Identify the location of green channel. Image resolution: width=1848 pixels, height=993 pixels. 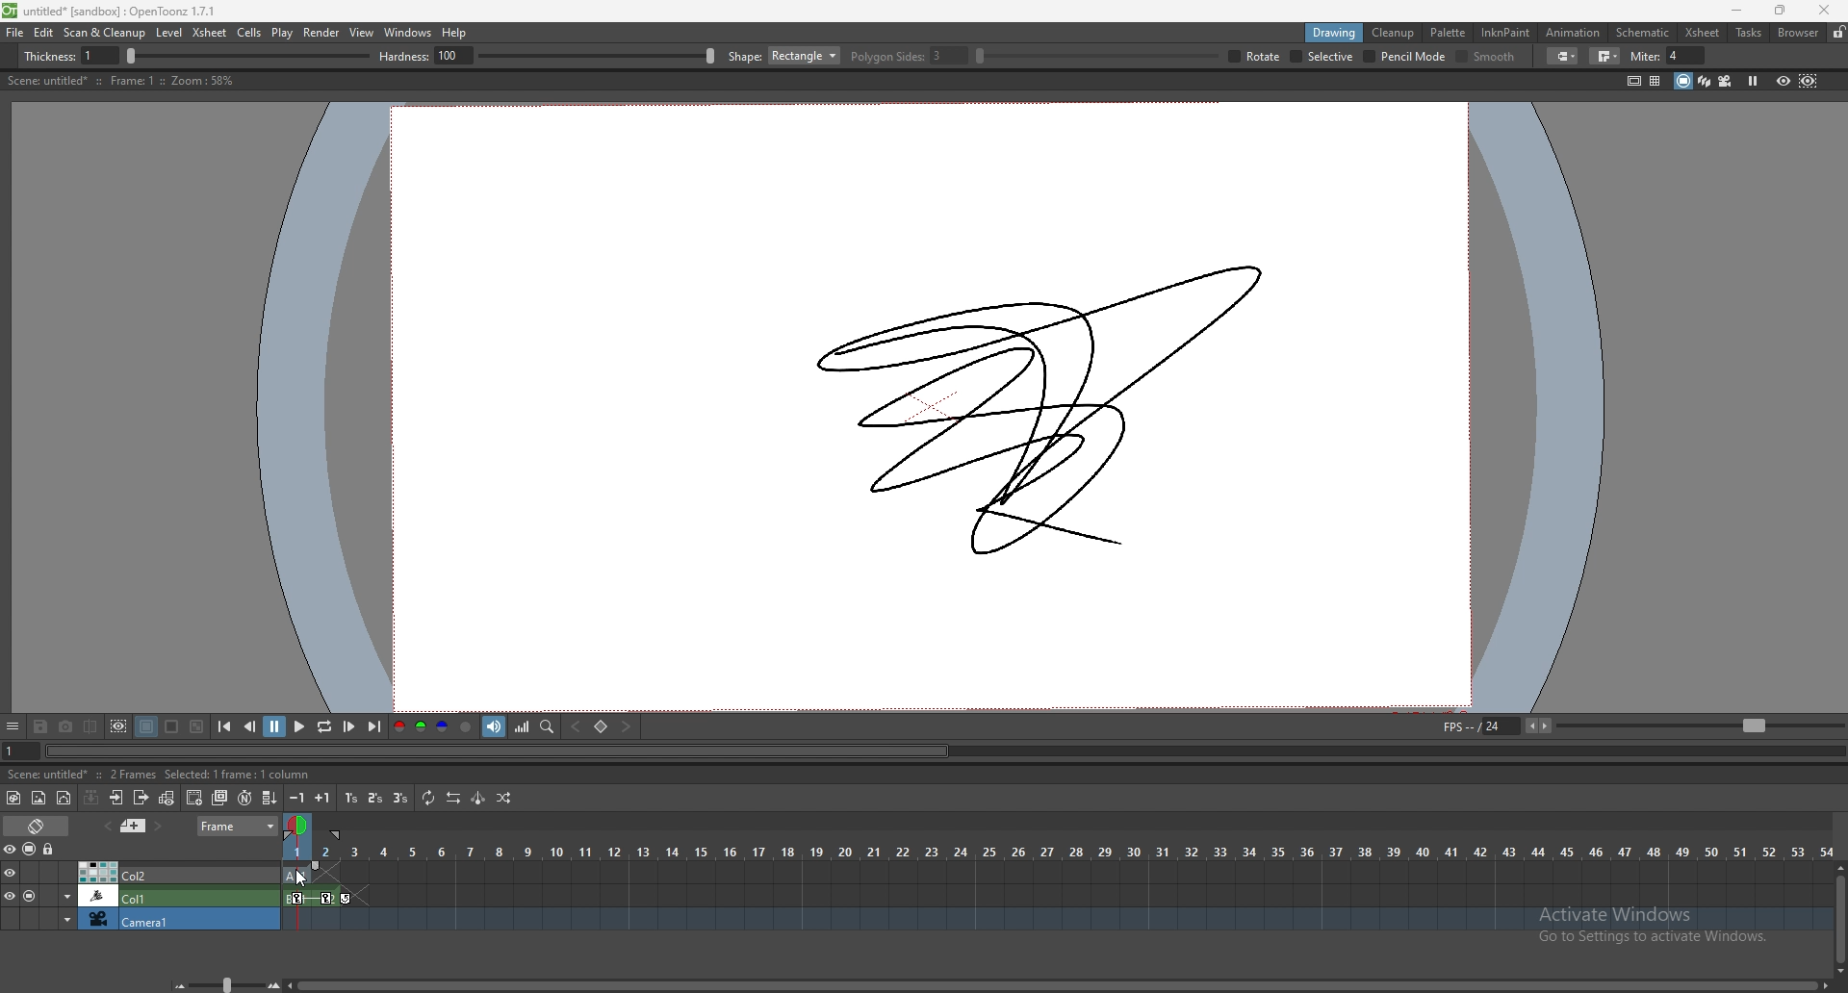
(420, 727).